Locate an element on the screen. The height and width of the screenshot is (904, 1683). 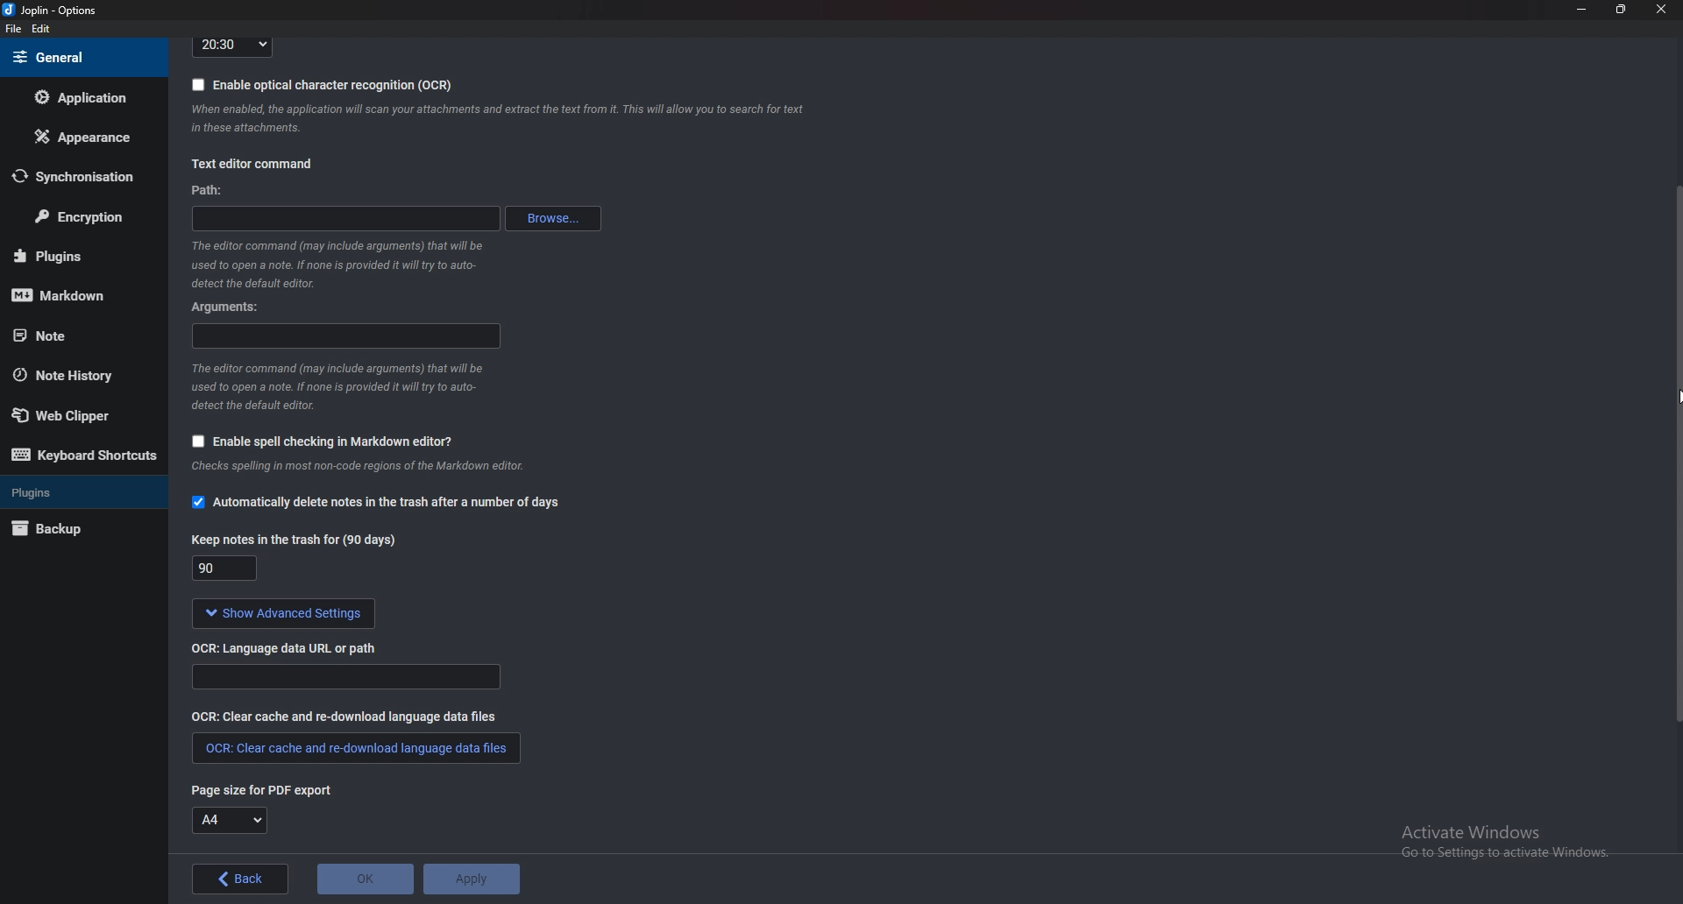
info on ocr is located at coordinates (499, 118).